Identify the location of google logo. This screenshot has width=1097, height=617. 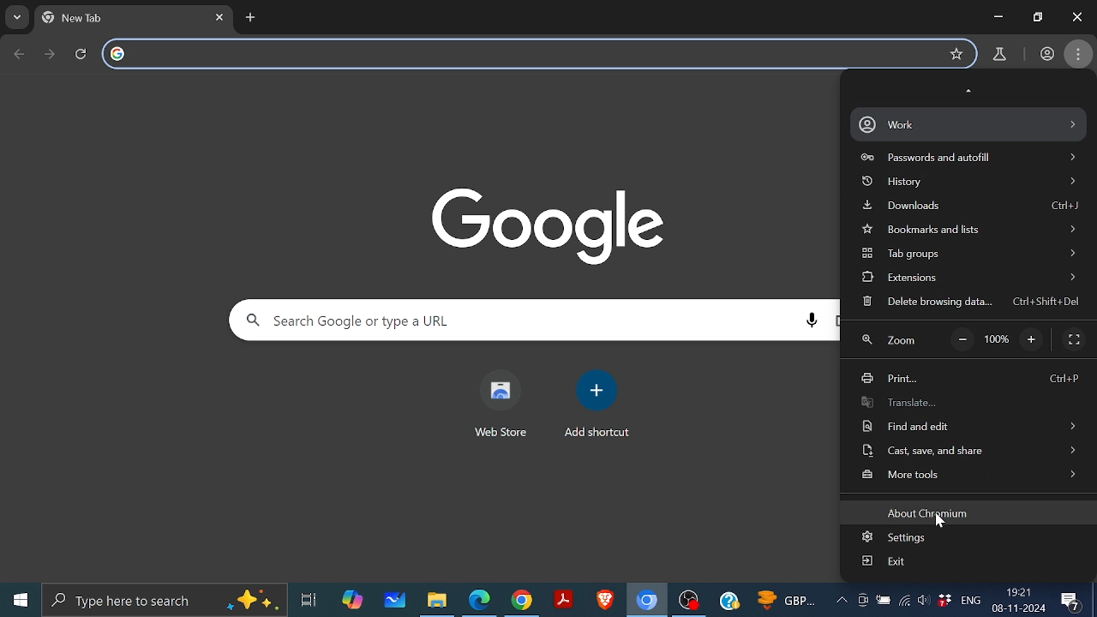
(122, 54).